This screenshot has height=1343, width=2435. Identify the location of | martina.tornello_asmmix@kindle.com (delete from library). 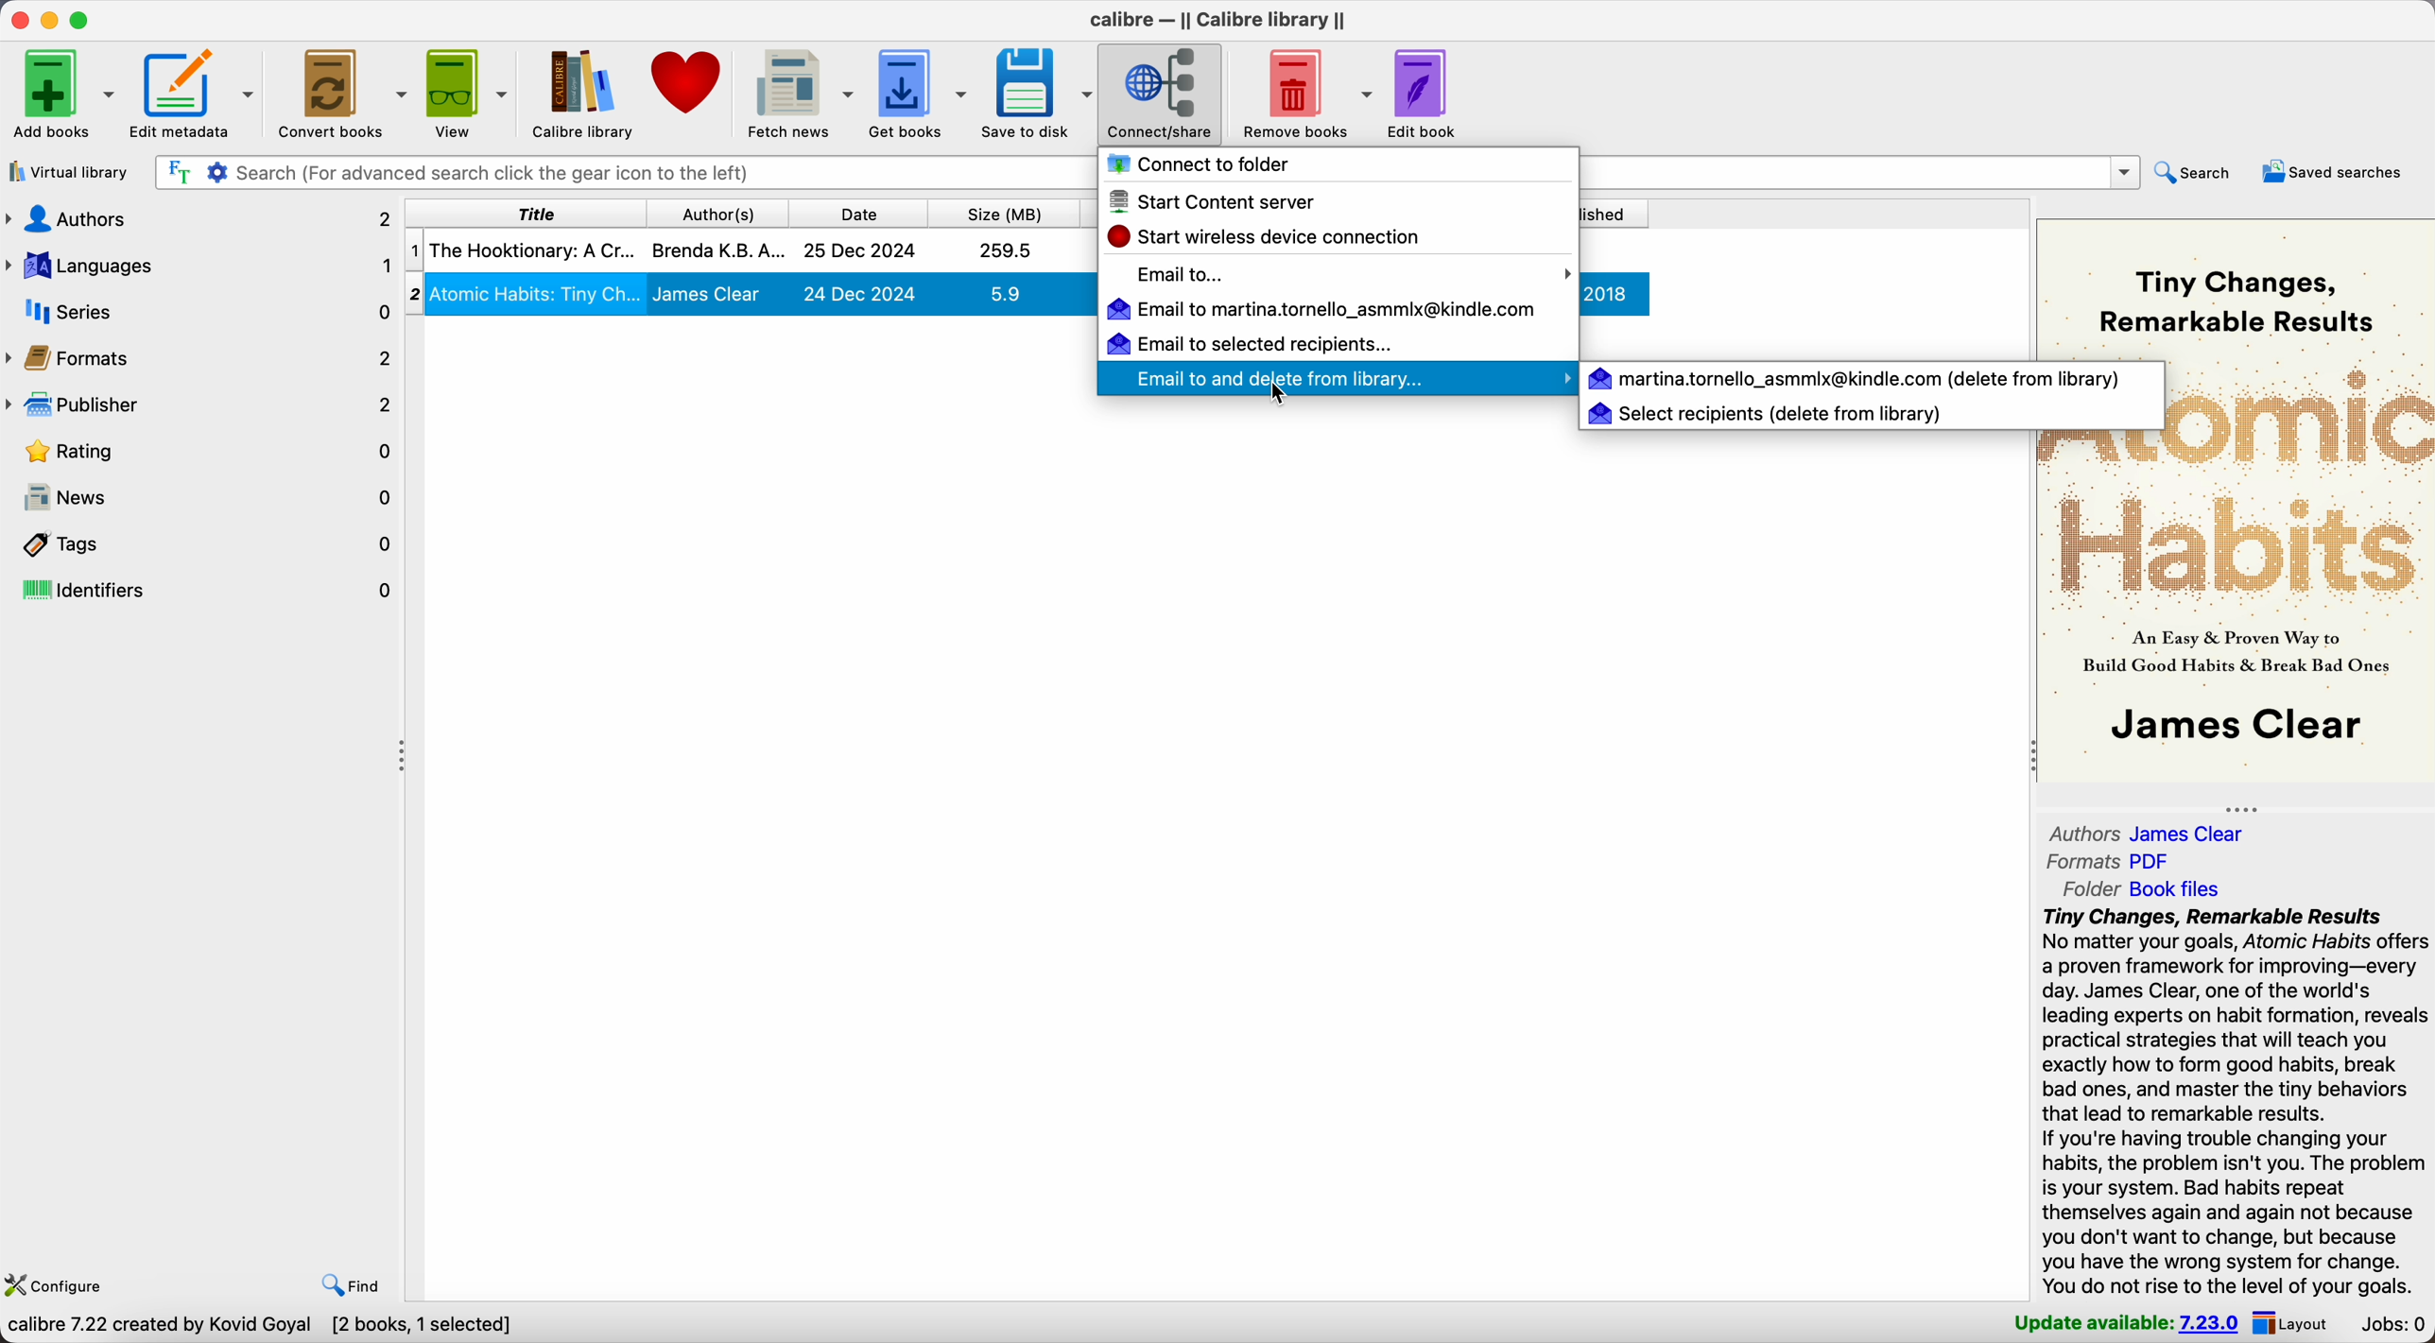
(1857, 377).